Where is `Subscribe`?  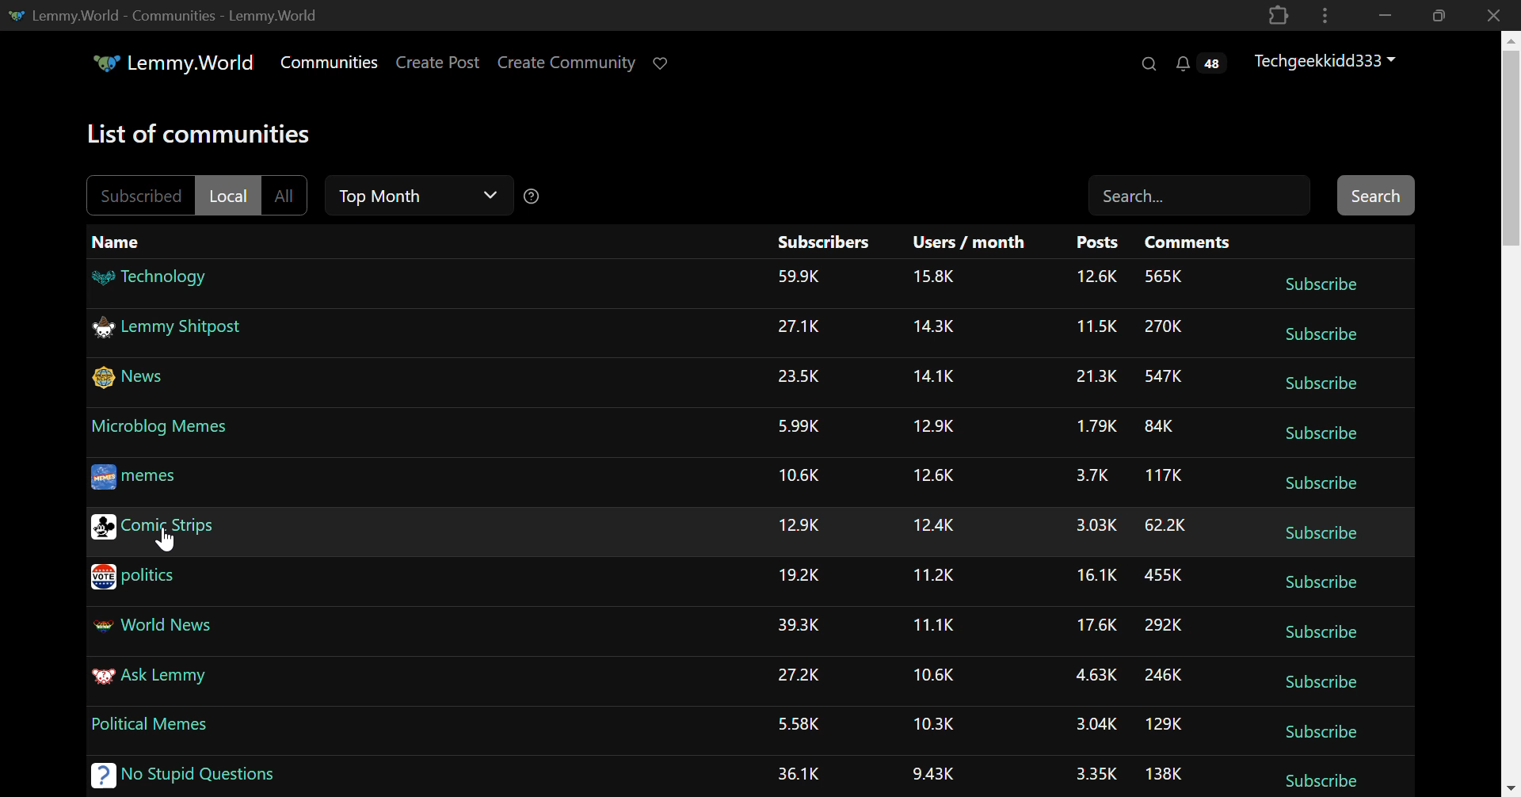 Subscribe is located at coordinates (1321, 683).